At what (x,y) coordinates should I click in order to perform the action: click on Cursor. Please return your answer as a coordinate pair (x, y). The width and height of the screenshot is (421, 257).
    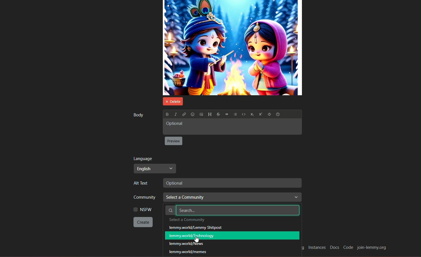
    Looking at the image, I should click on (197, 240).